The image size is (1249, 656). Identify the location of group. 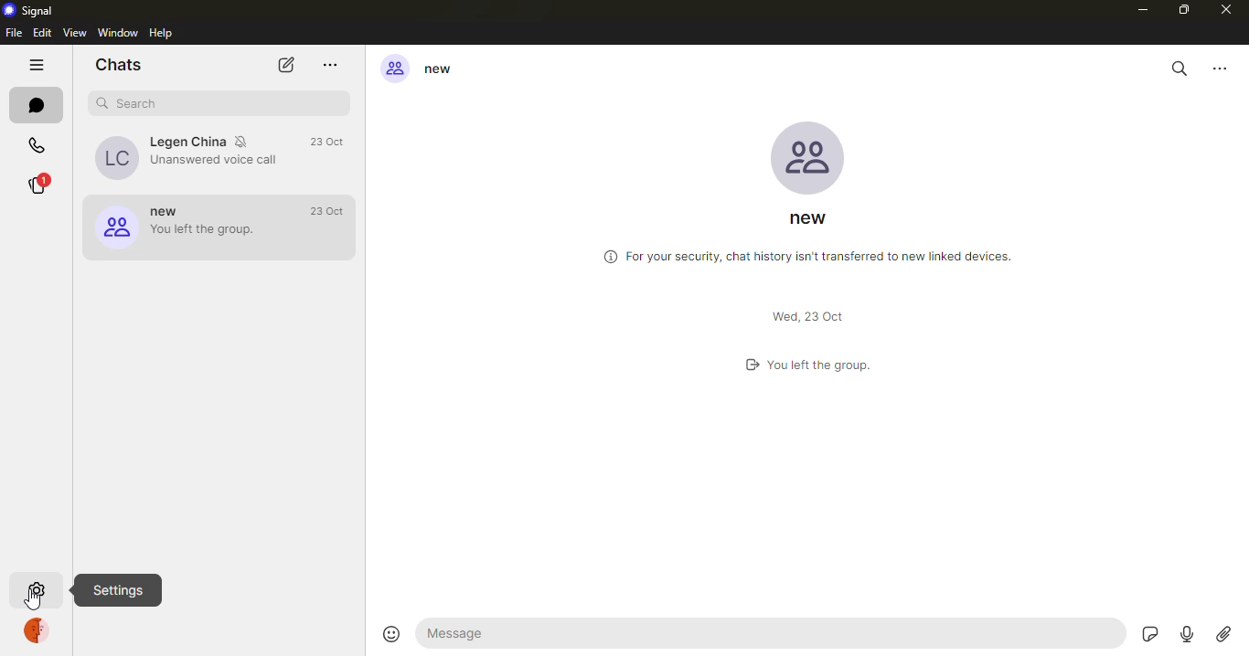
(423, 66).